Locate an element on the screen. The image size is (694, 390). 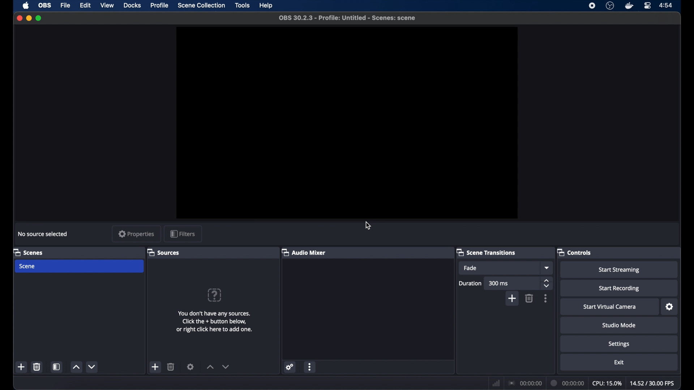
fps is located at coordinates (654, 383).